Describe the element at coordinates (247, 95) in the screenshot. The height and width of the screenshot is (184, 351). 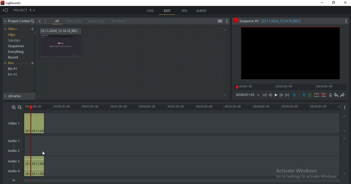
I see `time` at that location.